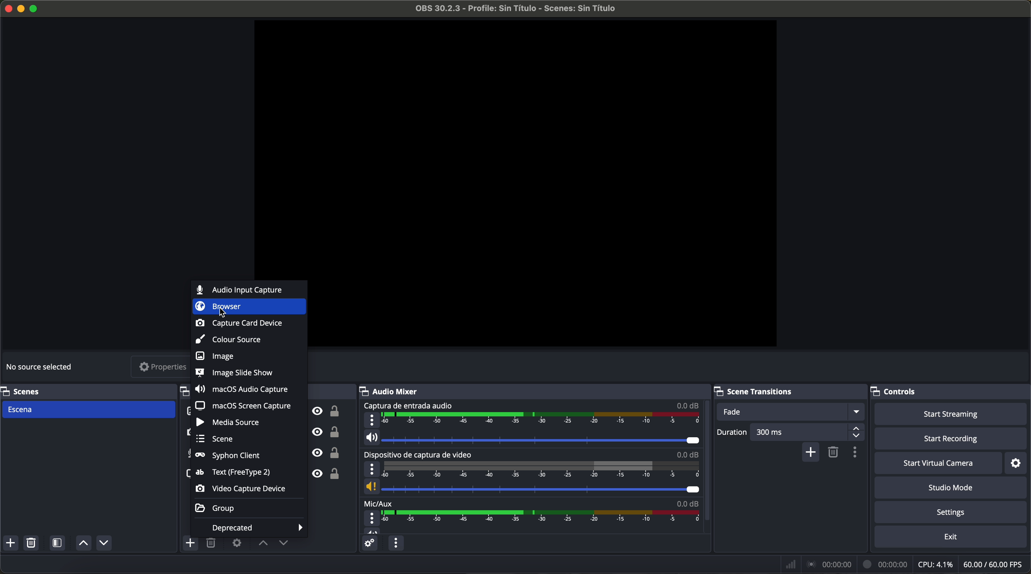 The image size is (1031, 574). I want to click on image slide show, so click(235, 374).